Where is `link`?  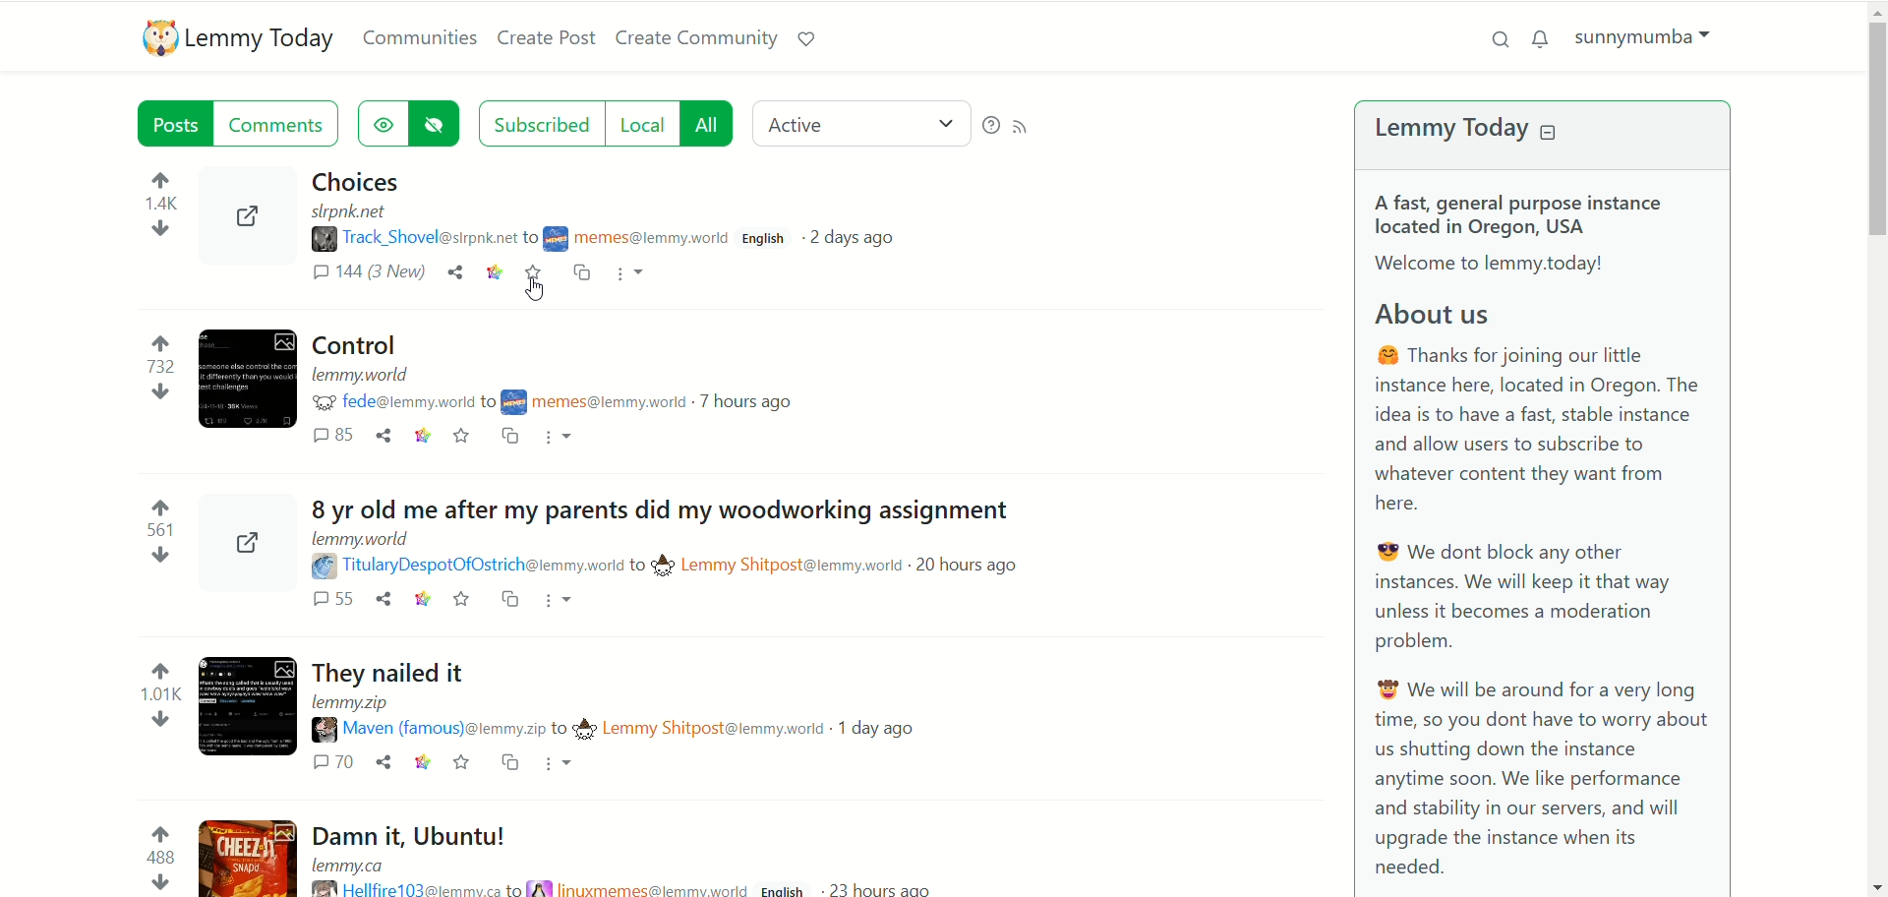
link is located at coordinates (495, 271).